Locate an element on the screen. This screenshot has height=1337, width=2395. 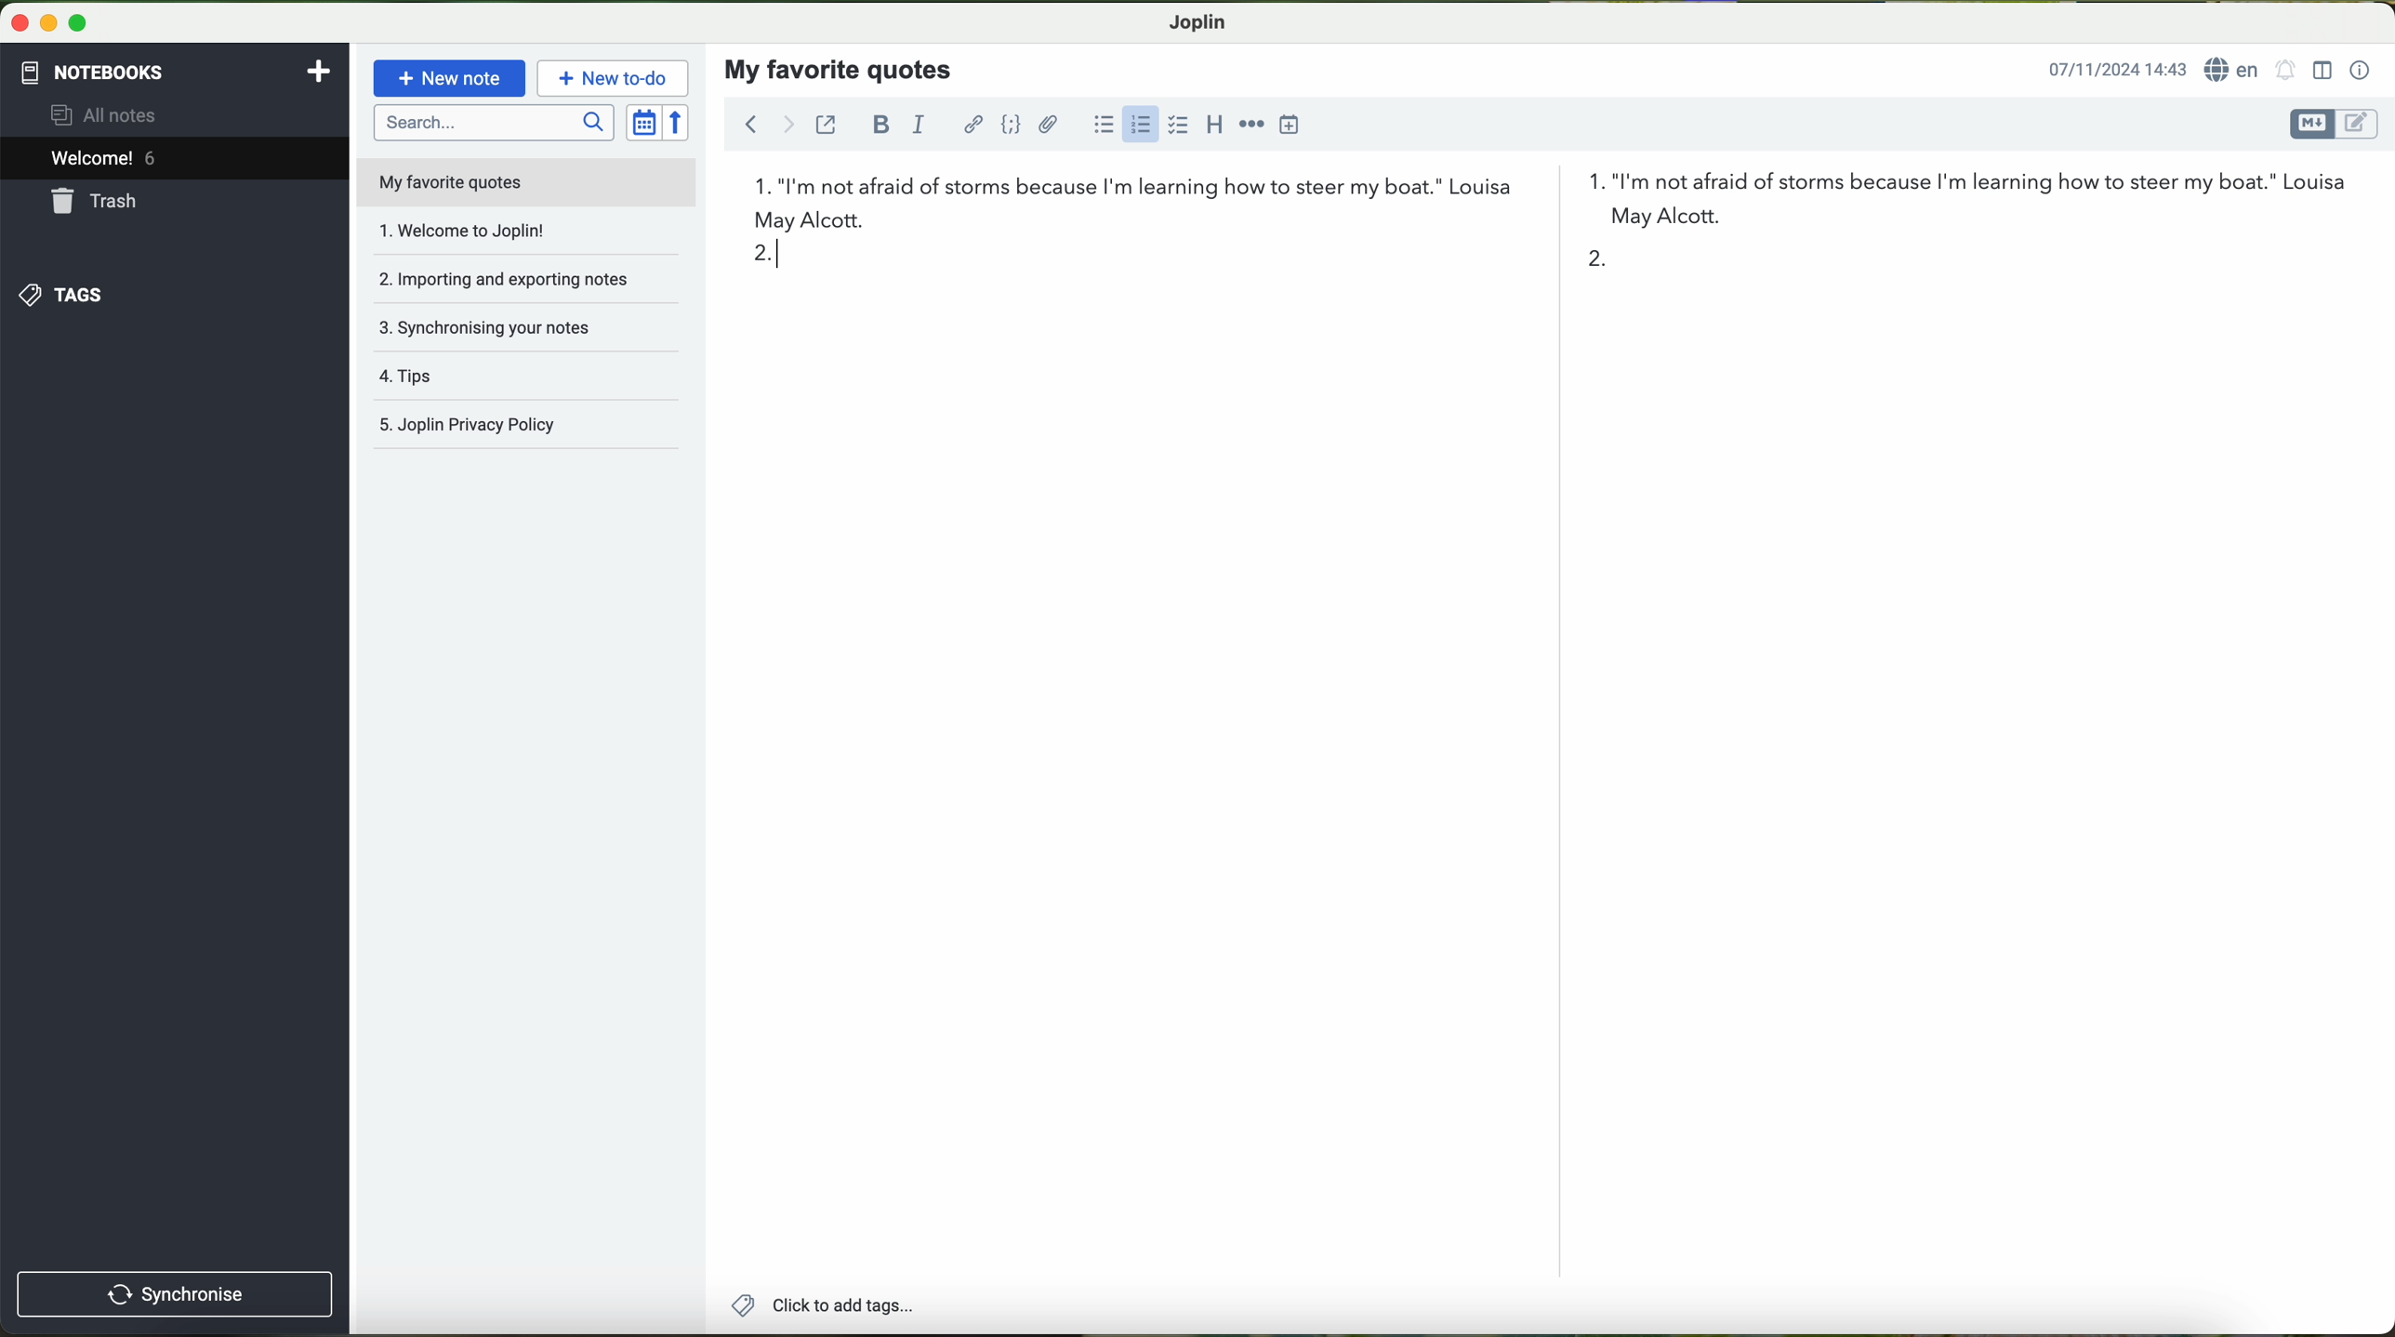
2 in the list is located at coordinates (1178, 257).